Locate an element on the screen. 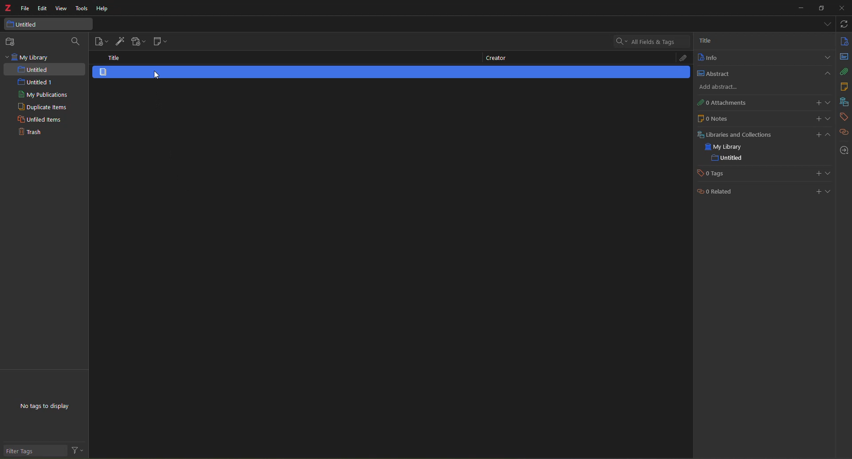  close is located at coordinates (841, 8).